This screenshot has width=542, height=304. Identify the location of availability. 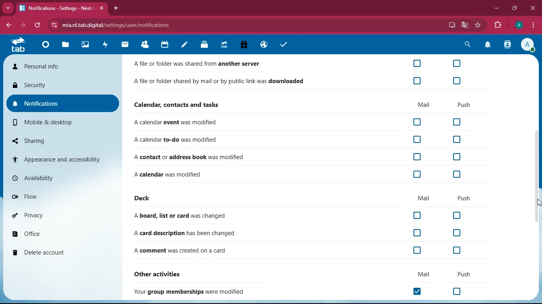
(62, 178).